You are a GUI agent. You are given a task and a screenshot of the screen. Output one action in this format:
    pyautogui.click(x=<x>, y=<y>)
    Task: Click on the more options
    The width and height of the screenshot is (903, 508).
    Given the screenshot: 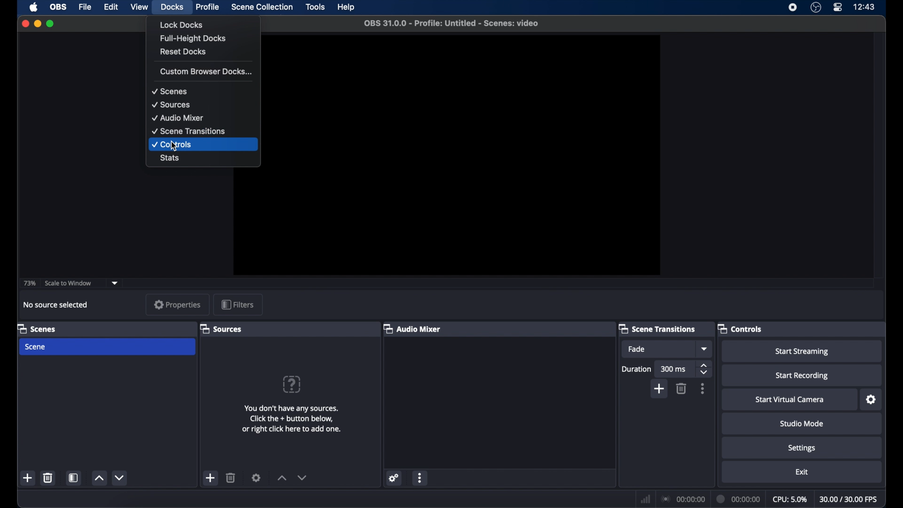 What is the action you would take?
    pyautogui.click(x=703, y=389)
    